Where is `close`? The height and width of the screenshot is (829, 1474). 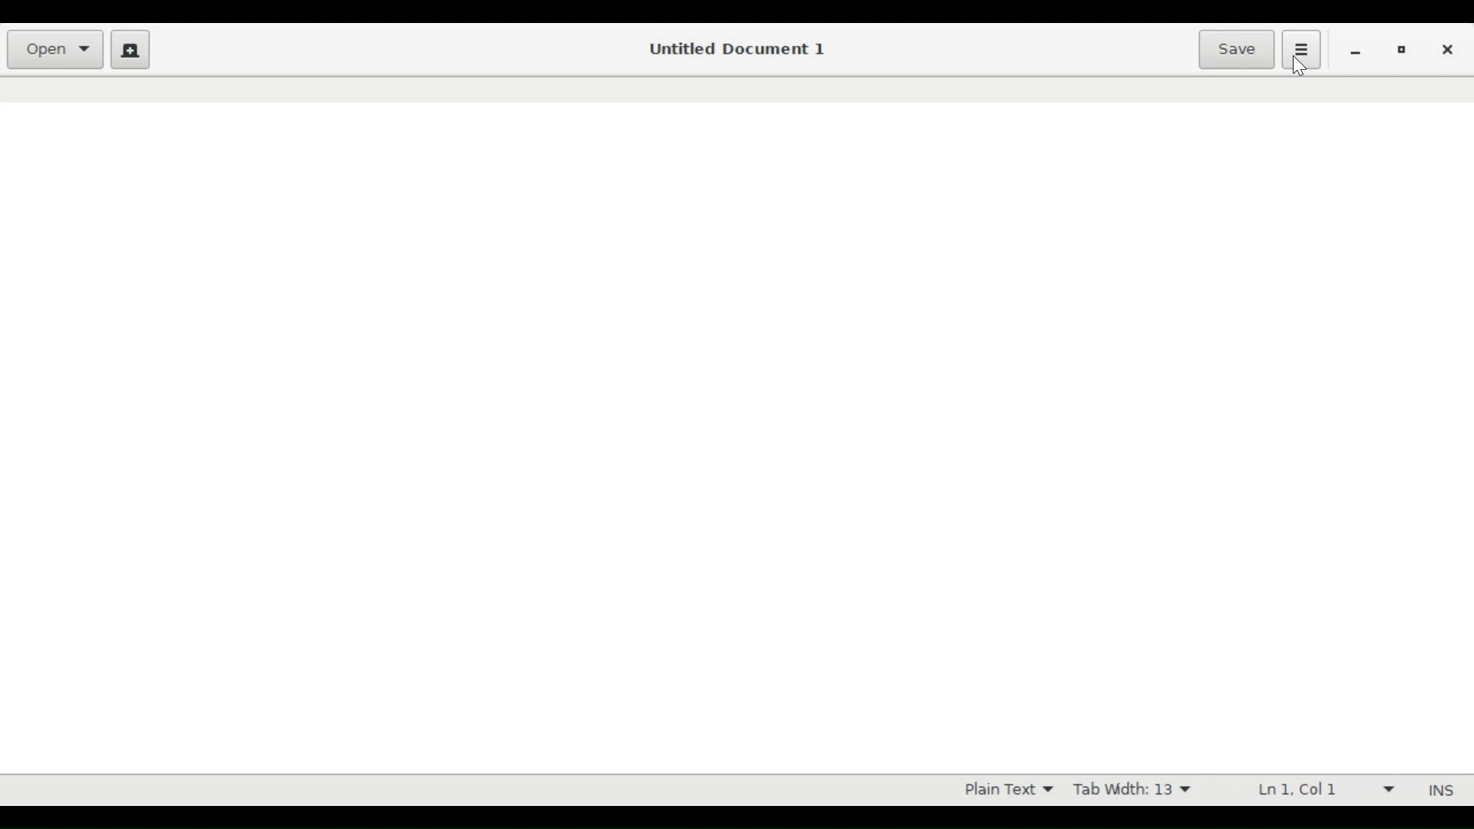 close is located at coordinates (1447, 50).